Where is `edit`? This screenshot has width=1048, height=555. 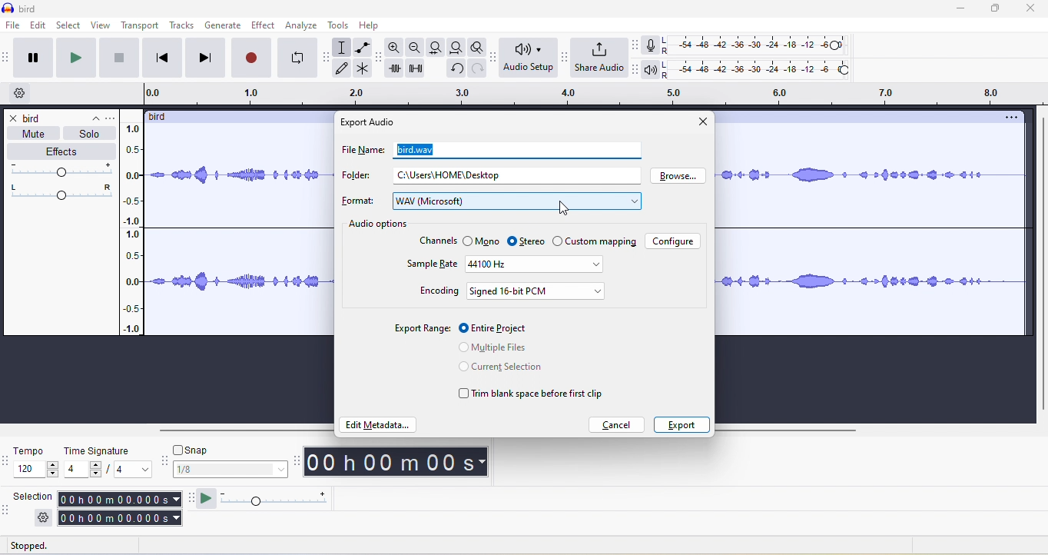 edit is located at coordinates (39, 26).